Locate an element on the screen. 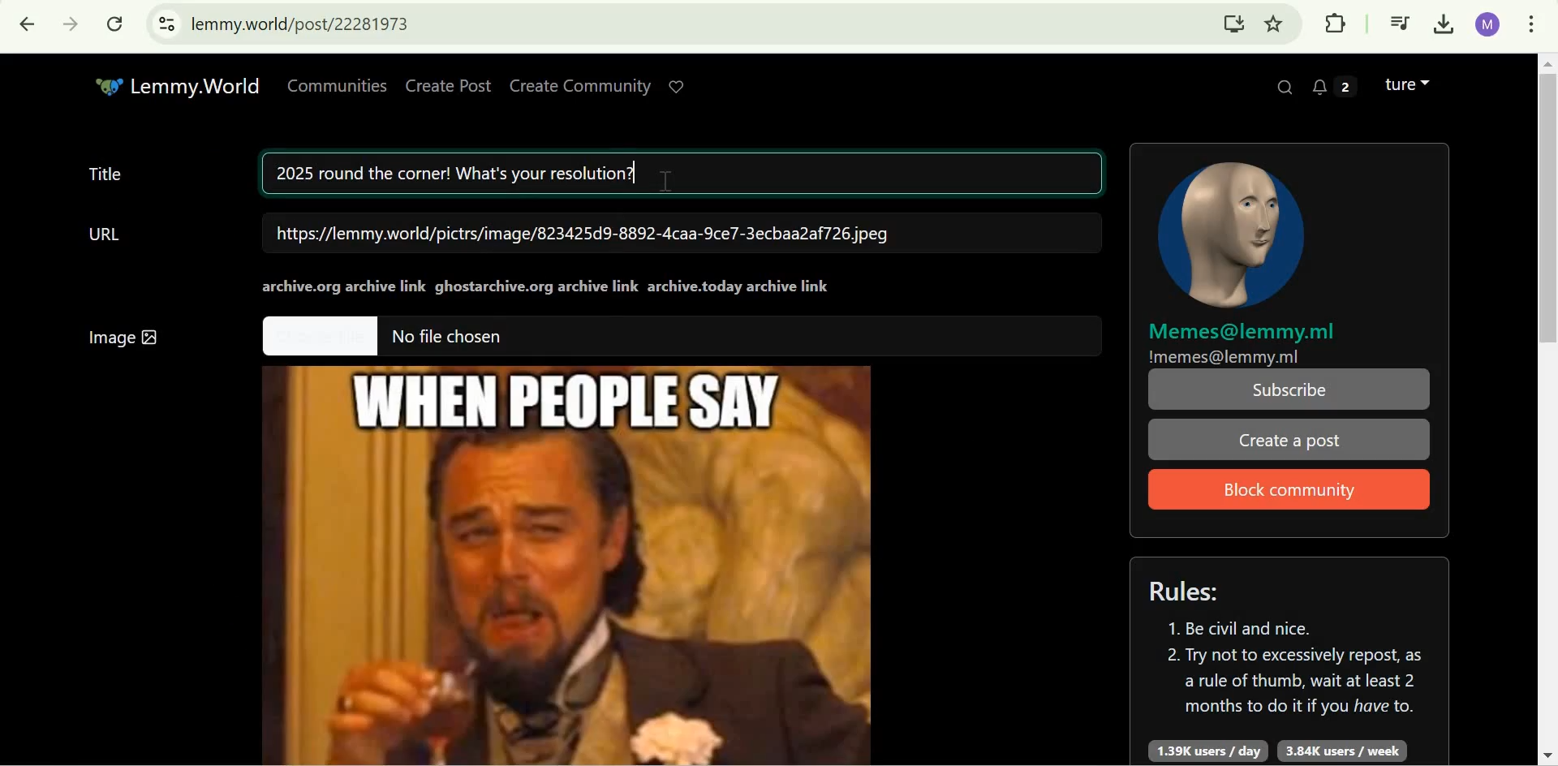 This screenshot has height=766, width=1558. Install Lemmy.World is located at coordinates (1235, 23).